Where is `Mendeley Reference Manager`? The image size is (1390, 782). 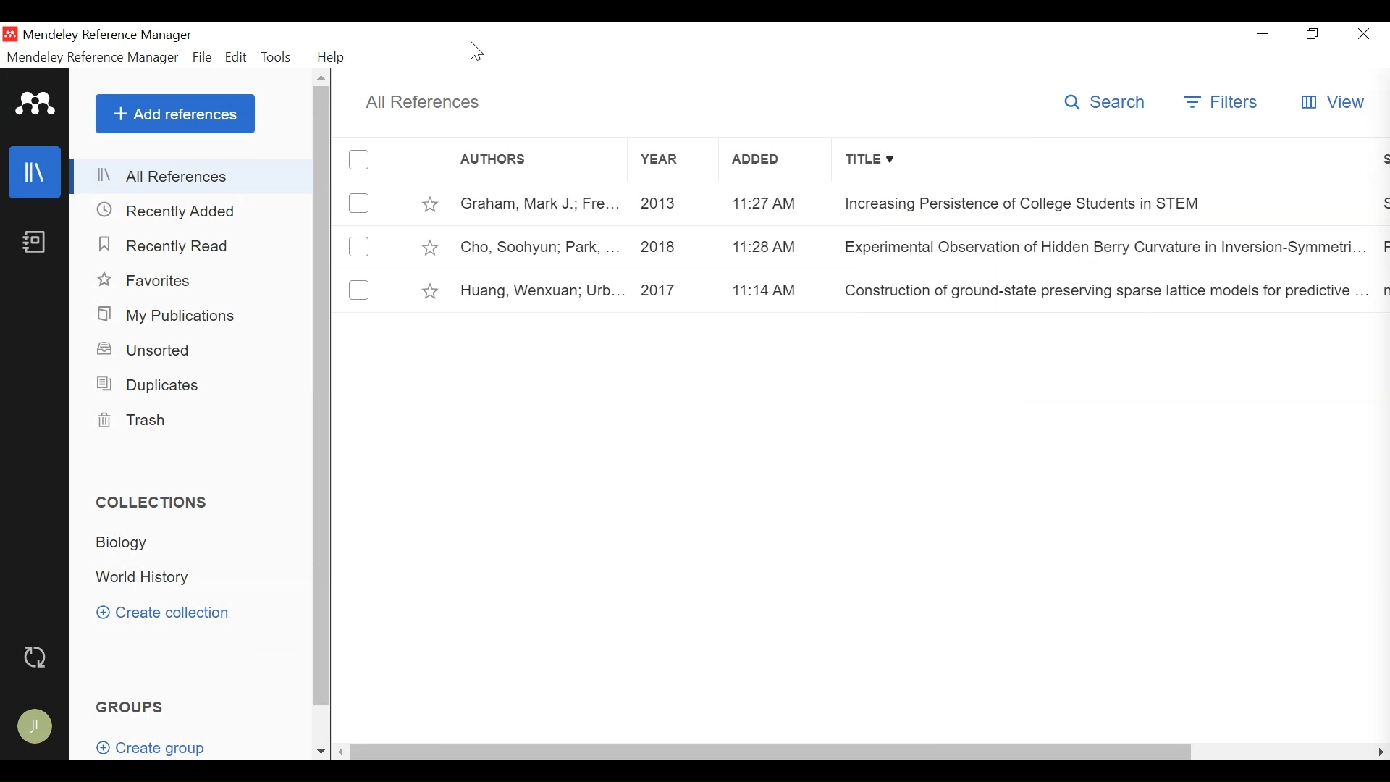 Mendeley Reference Manager is located at coordinates (93, 57).